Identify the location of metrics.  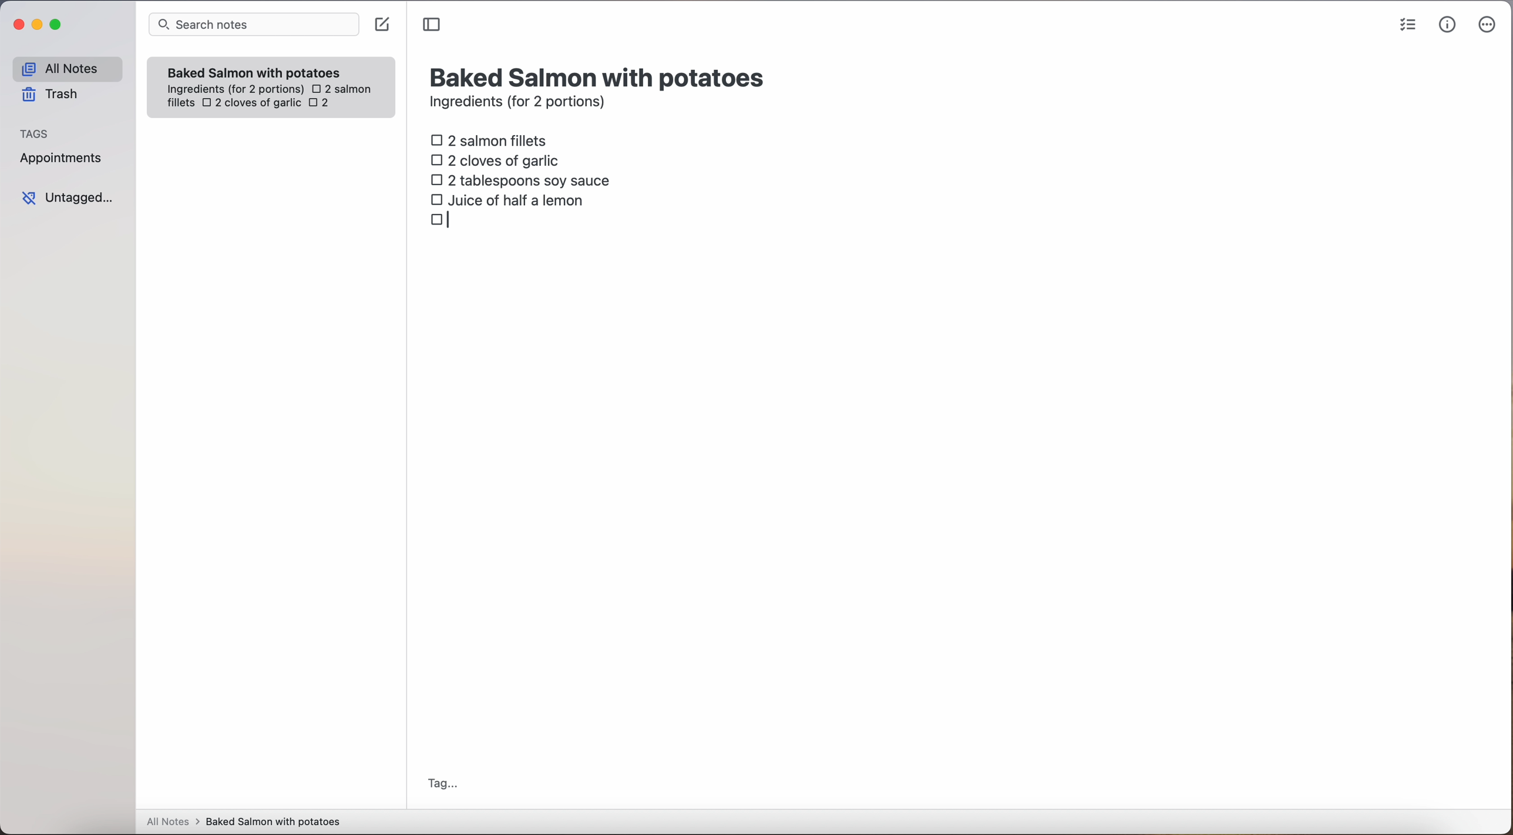
(1448, 24).